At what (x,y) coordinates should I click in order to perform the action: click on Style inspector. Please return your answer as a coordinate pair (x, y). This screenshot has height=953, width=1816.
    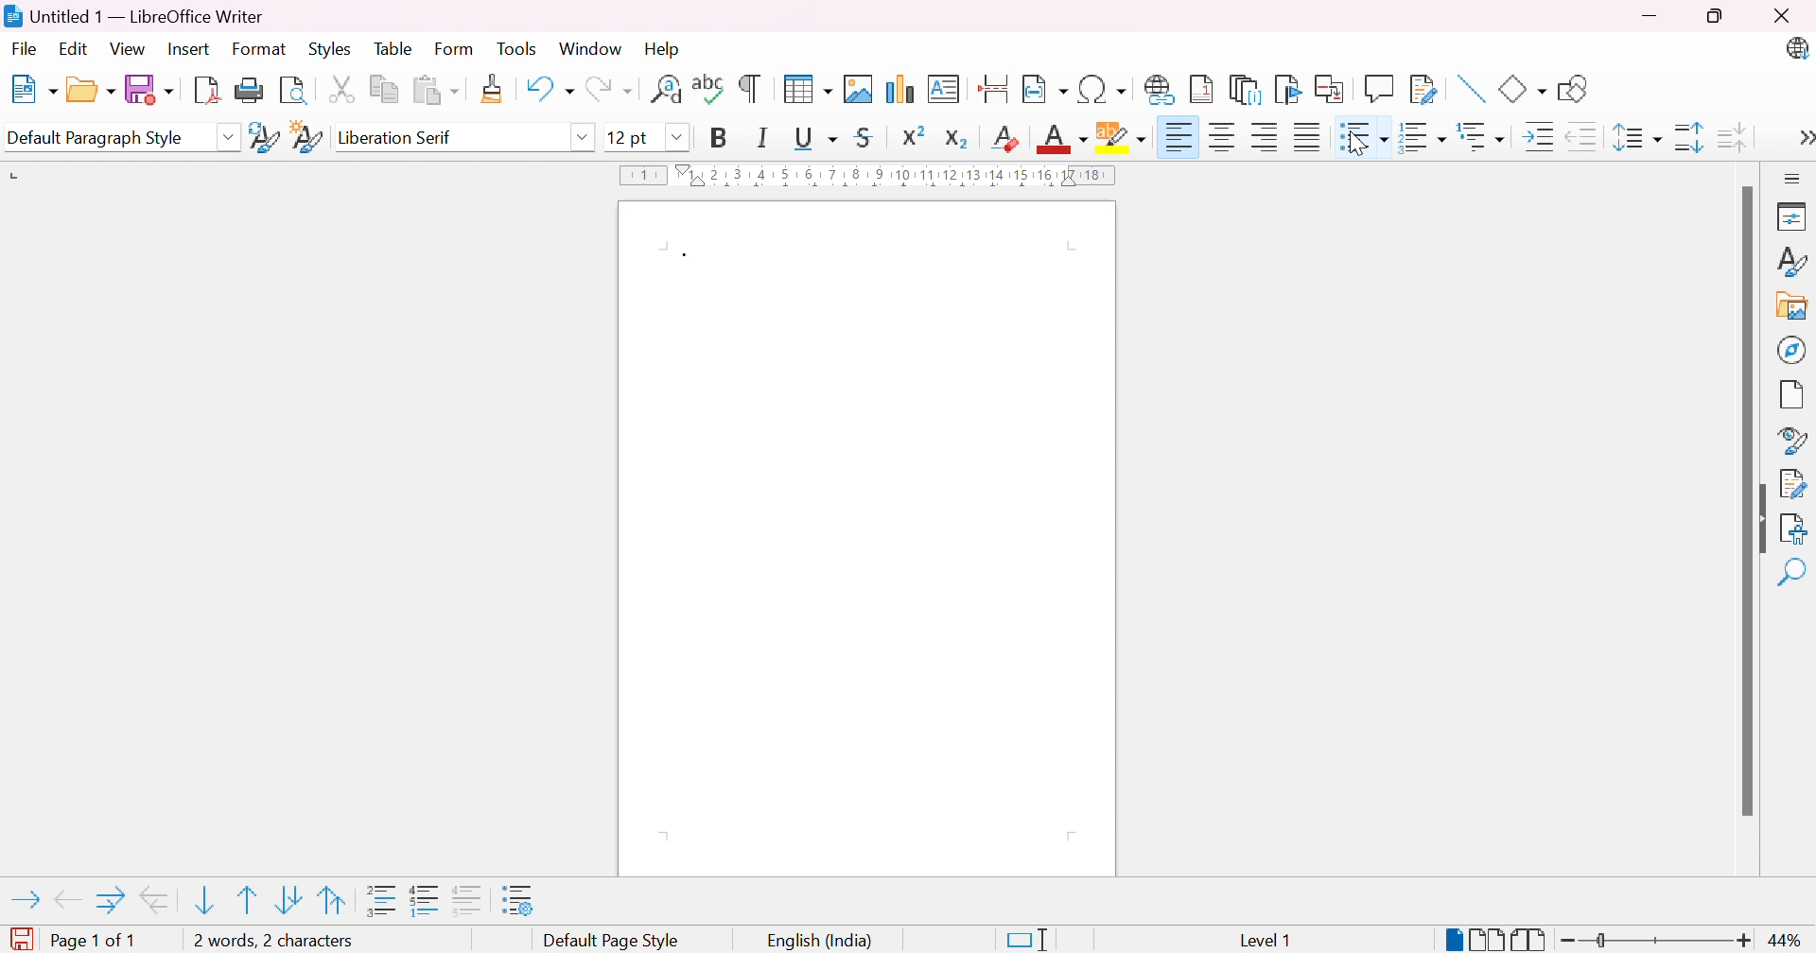
    Looking at the image, I should click on (1789, 438).